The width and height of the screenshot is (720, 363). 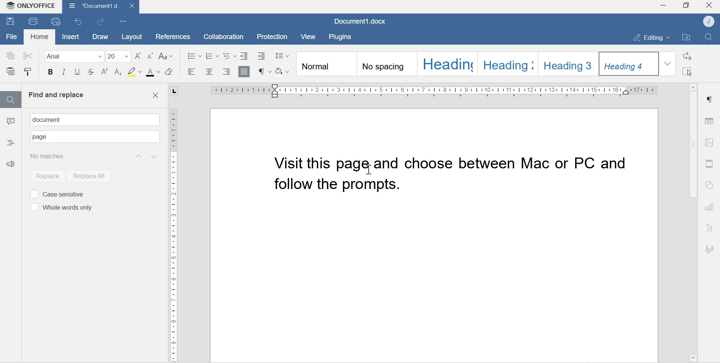 I want to click on Change case, so click(x=167, y=56).